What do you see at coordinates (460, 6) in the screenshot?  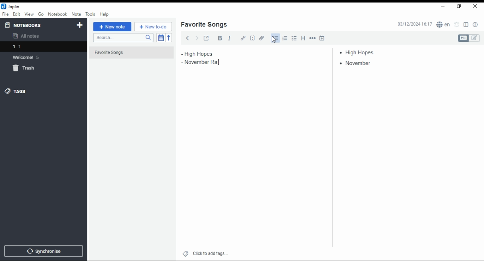 I see `restore` at bounding box center [460, 6].